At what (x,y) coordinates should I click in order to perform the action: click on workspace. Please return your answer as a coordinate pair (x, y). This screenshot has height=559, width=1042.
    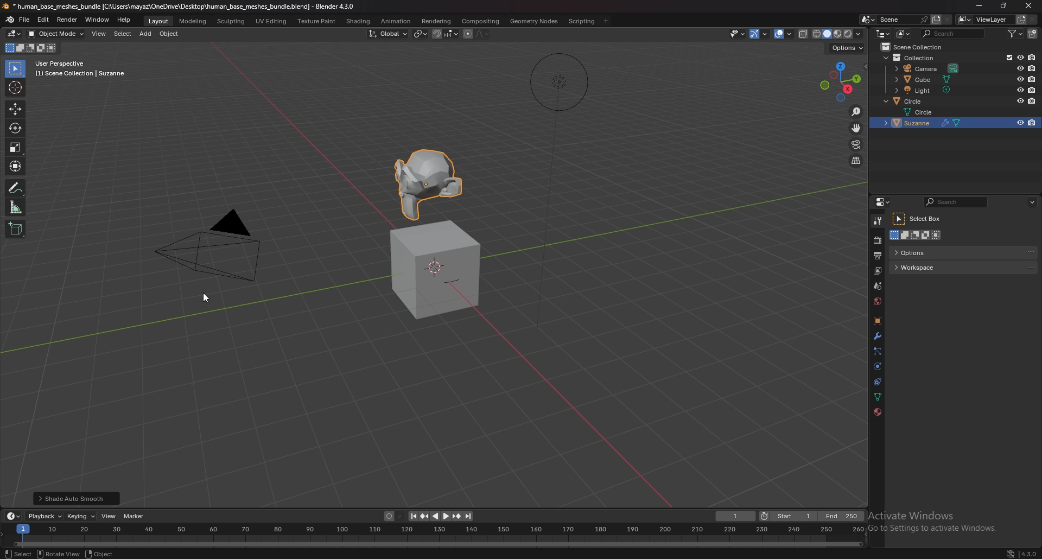
    Looking at the image, I should click on (929, 268).